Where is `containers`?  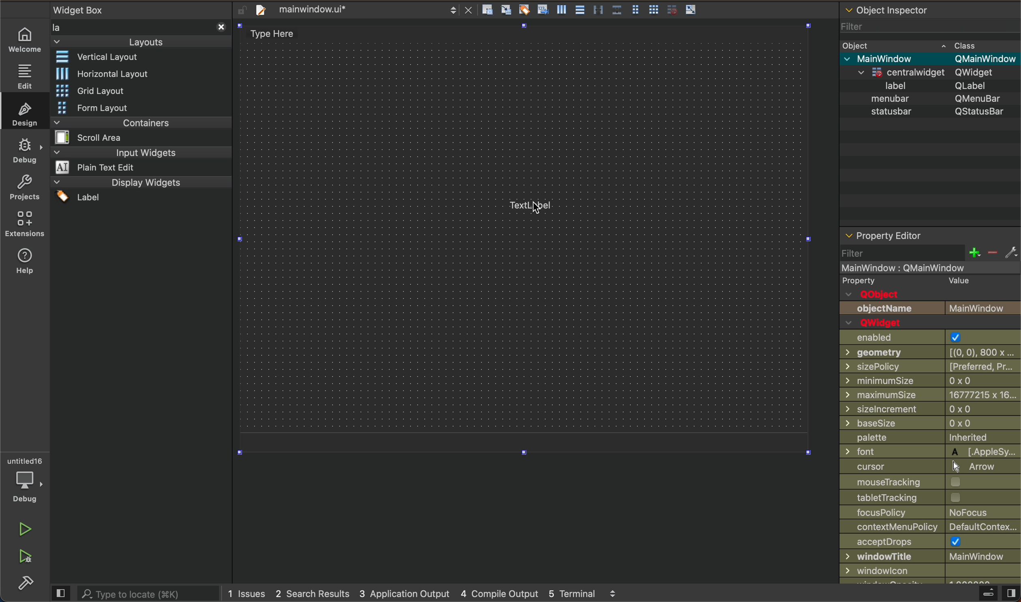
containers is located at coordinates (134, 122).